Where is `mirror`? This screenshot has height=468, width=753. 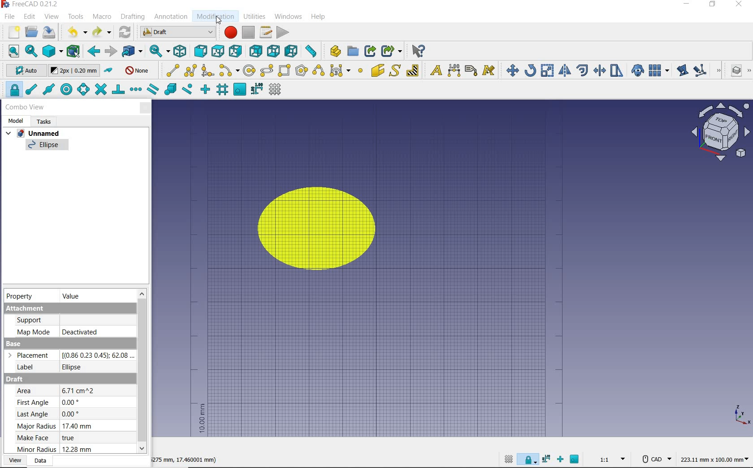
mirror is located at coordinates (565, 70).